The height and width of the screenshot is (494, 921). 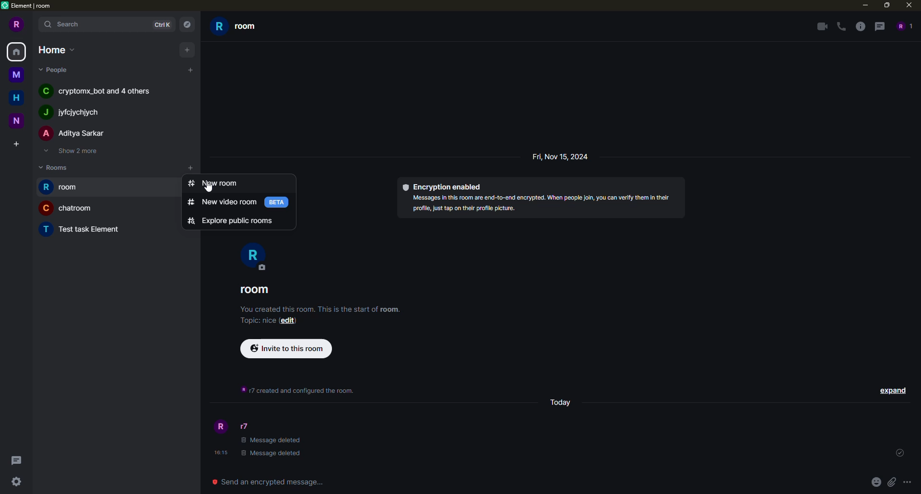 I want to click on element, so click(x=29, y=5).